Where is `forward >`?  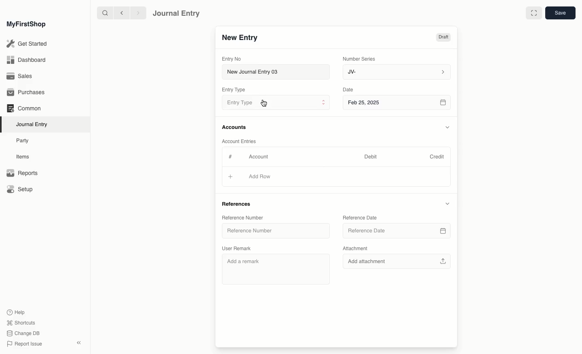 forward > is located at coordinates (136, 13).